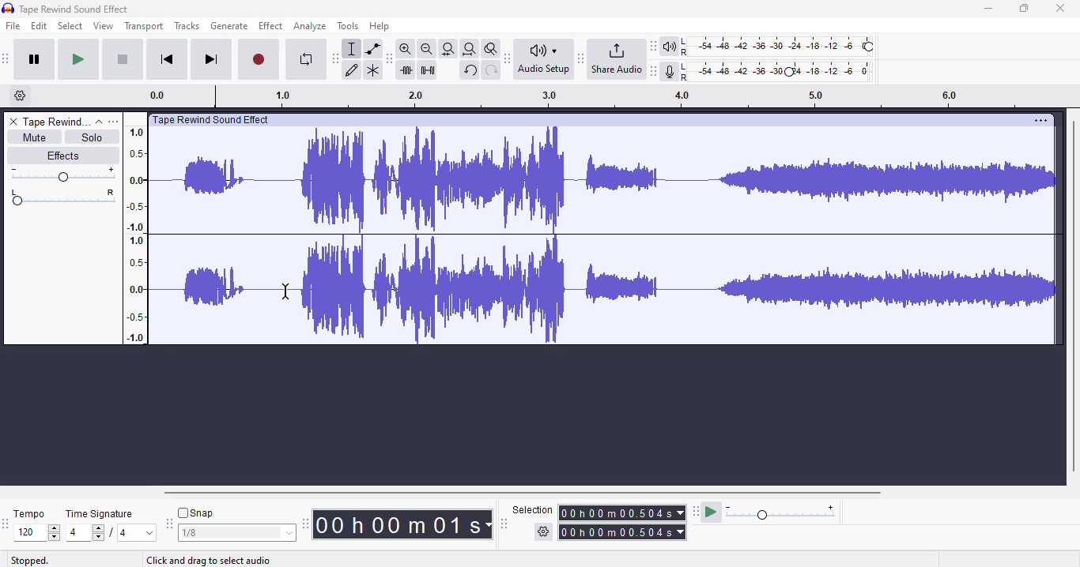  What do you see at coordinates (30, 561) in the screenshot?
I see `stopped` at bounding box center [30, 561].